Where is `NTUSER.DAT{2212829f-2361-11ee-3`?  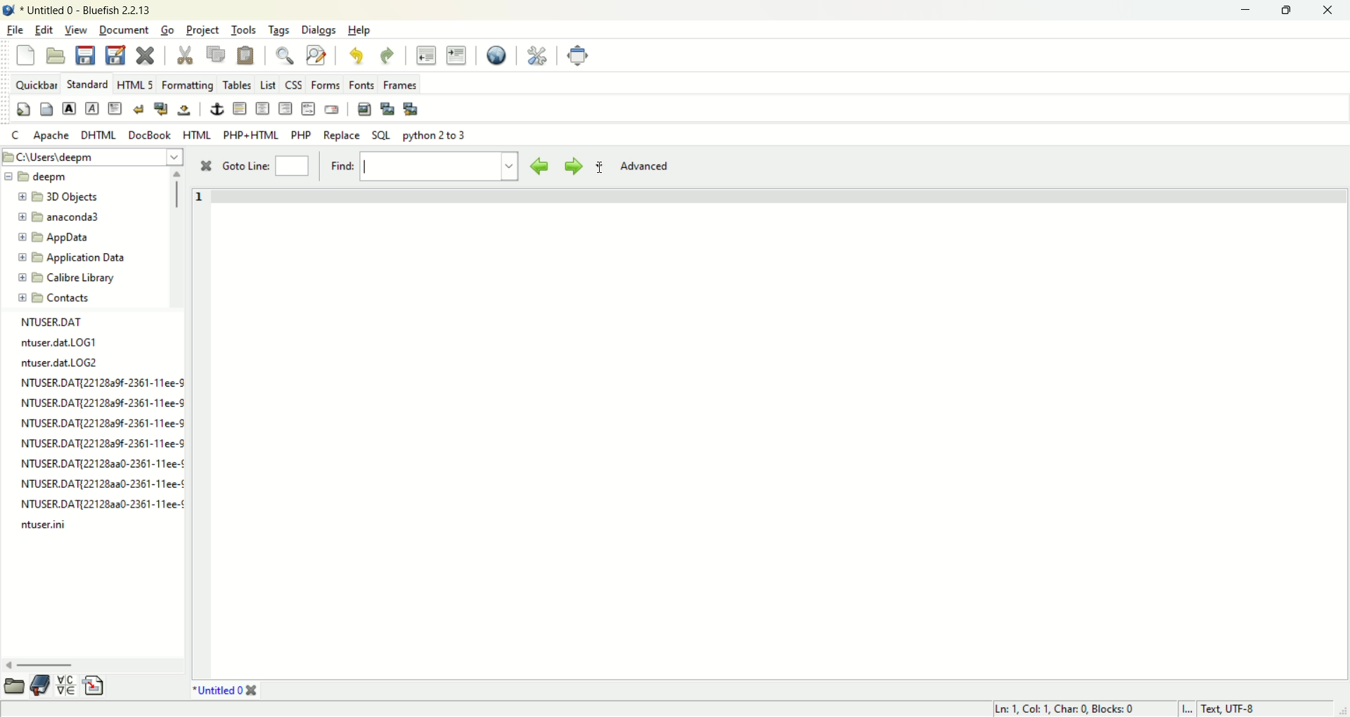 NTUSER.DAT{2212829f-2361-11ee-3 is located at coordinates (101, 423).